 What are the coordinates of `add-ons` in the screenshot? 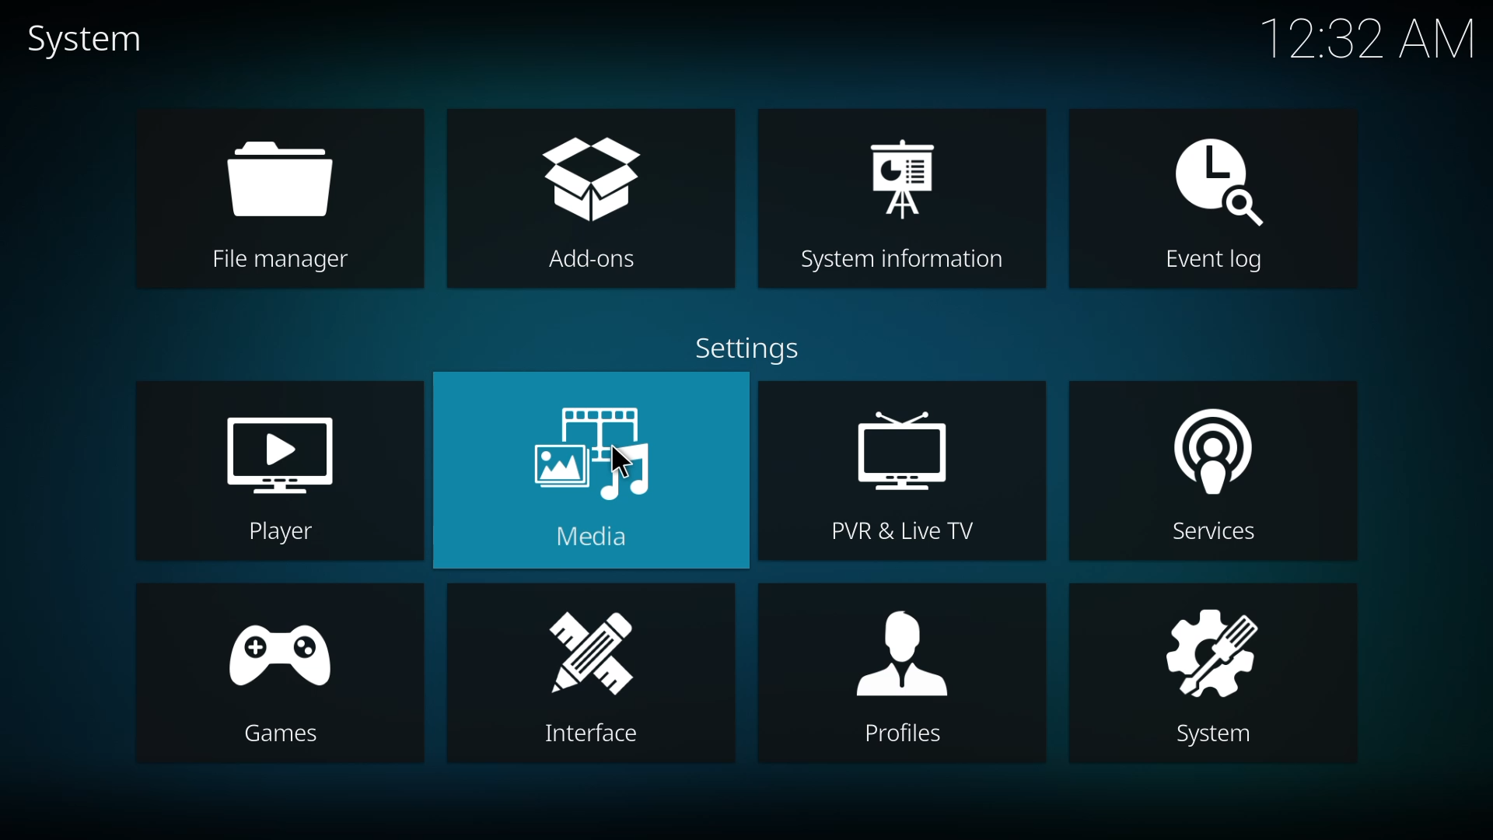 It's located at (594, 198).